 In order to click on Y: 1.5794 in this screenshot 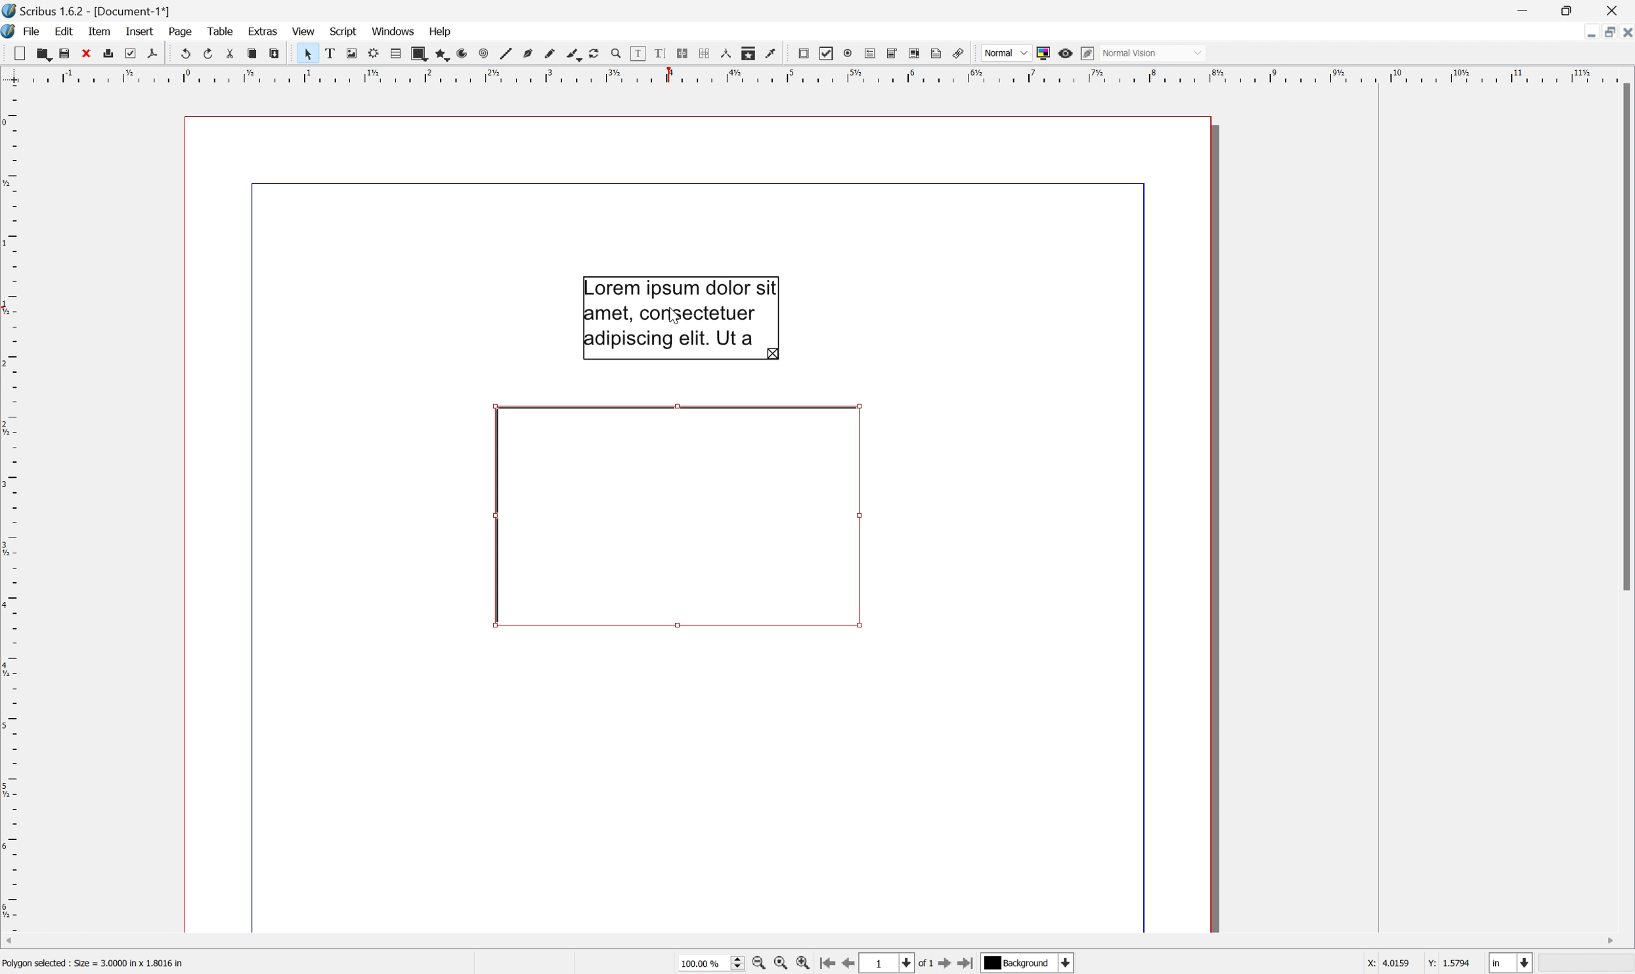, I will do `click(1450, 964)`.